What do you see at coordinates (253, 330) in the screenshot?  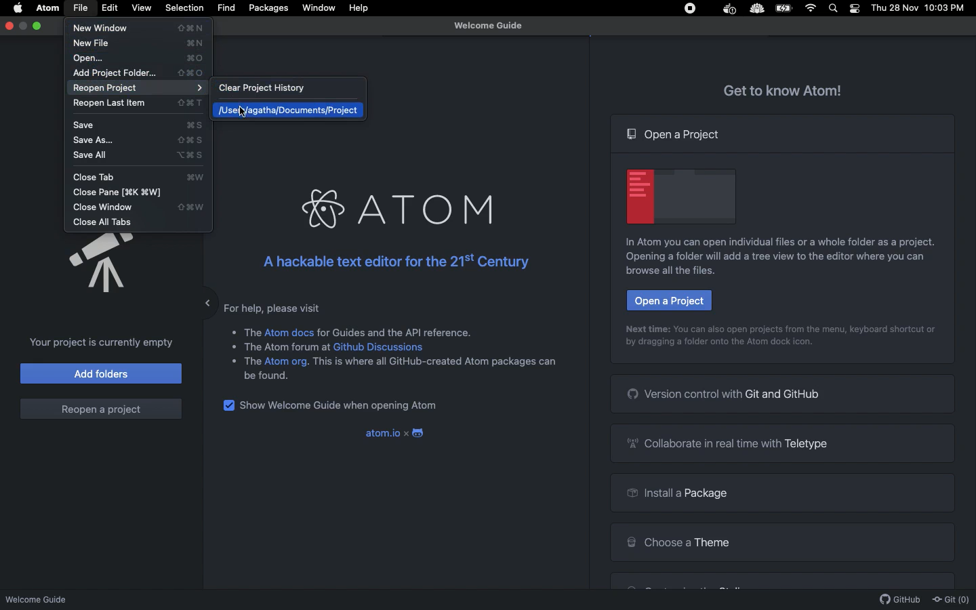 I see `` at bounding box center [253, 330].